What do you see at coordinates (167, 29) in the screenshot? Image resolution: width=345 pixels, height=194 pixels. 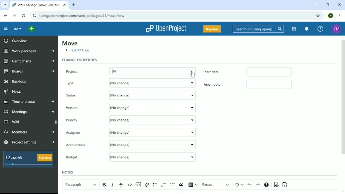 I see `OpenProject` at bounding box center [167, 29].